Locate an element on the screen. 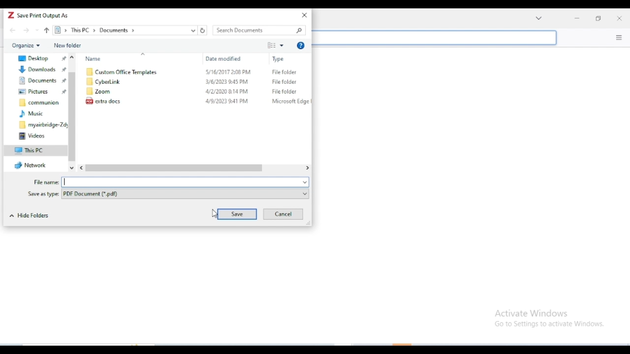  pinned desktop is located at coordinates (42, 58).